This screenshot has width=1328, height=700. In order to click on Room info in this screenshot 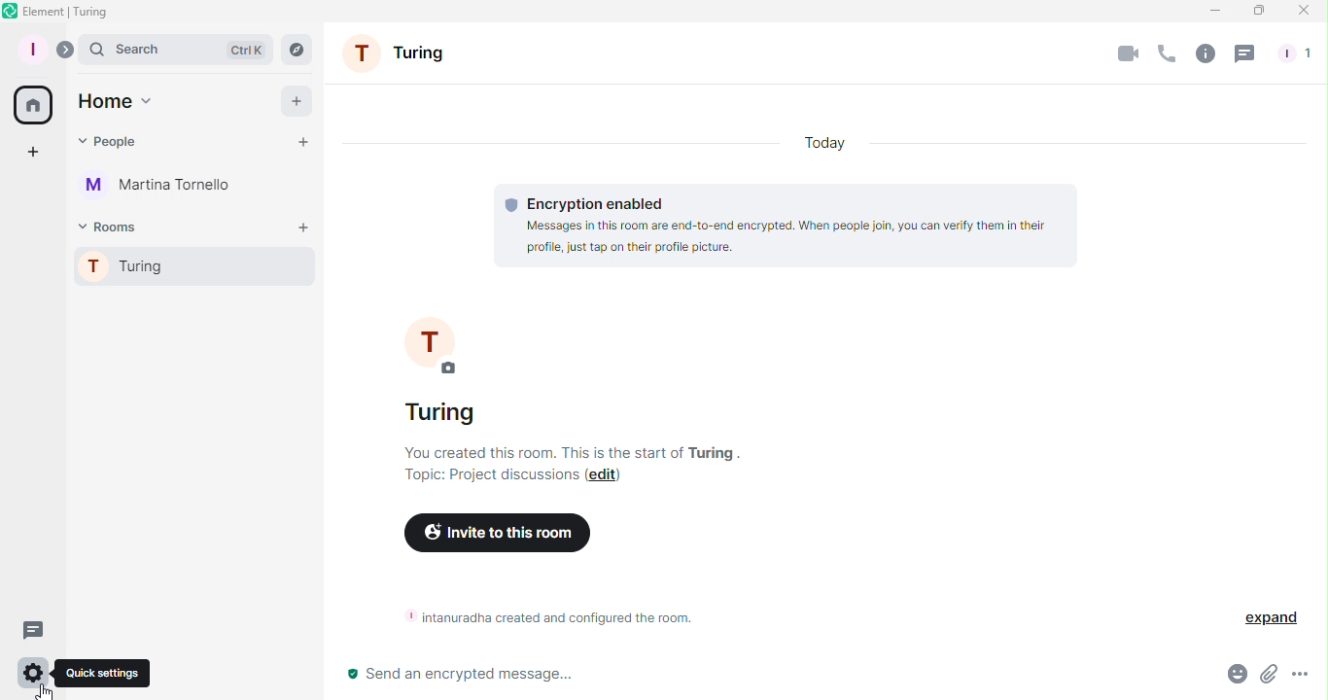, I will do `click(1203, 57)`.